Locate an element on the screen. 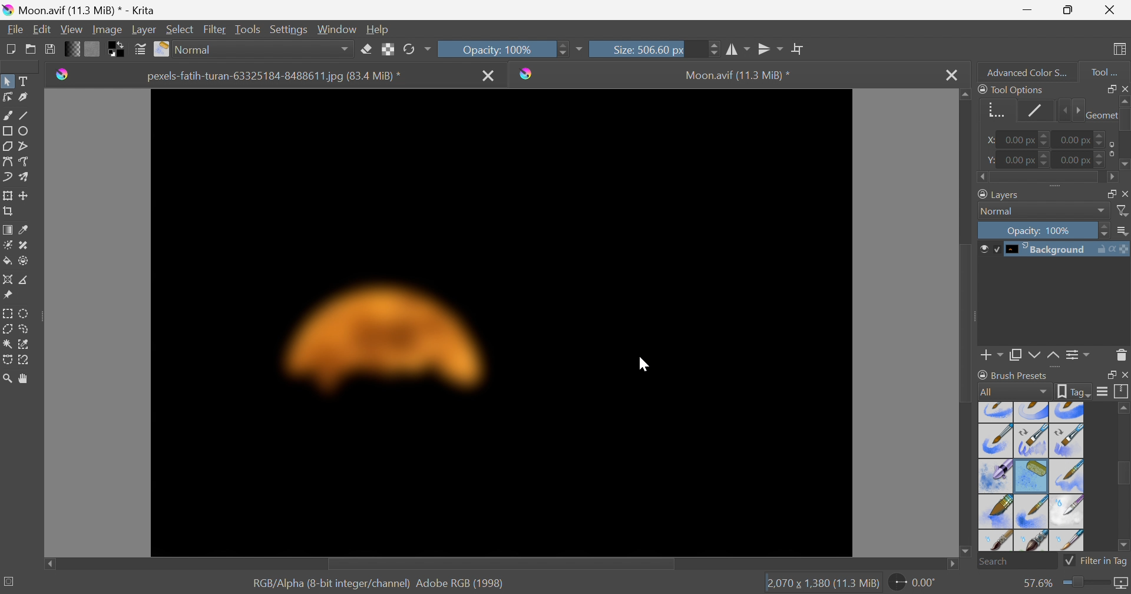 This screenshot has height=594, width=1131. Krita icon is located at coordinates (60, 77).